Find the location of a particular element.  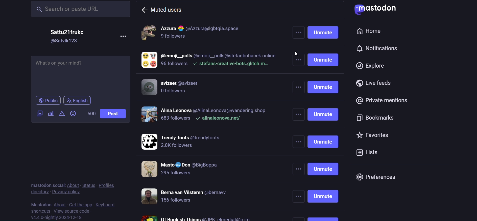

public is located at coordinates (48, 101).